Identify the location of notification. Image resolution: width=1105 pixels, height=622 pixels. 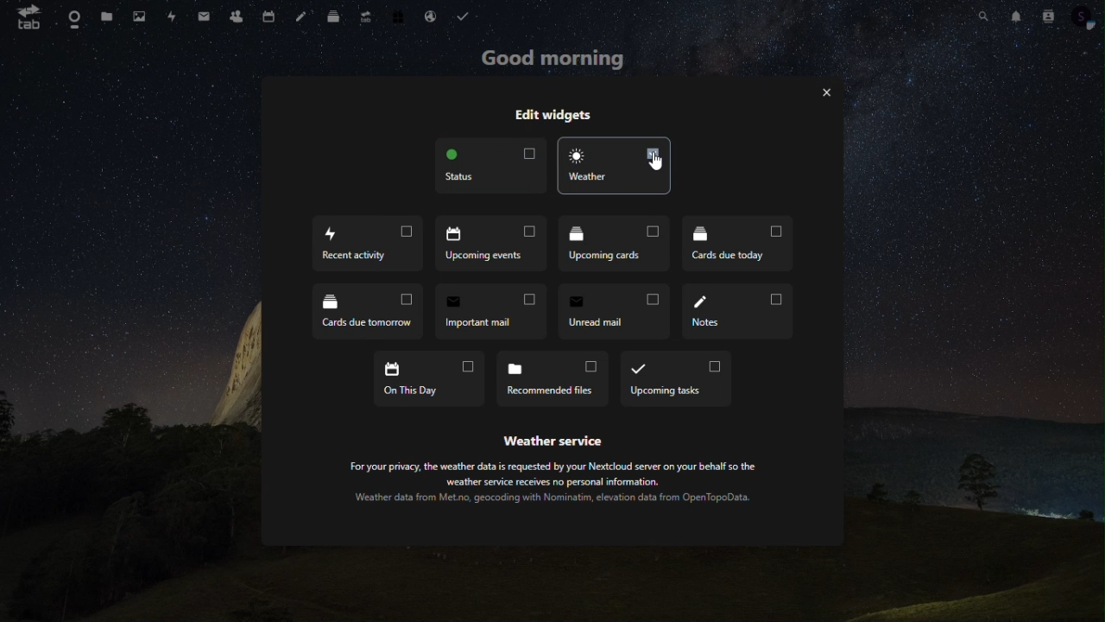
(1014, 14).